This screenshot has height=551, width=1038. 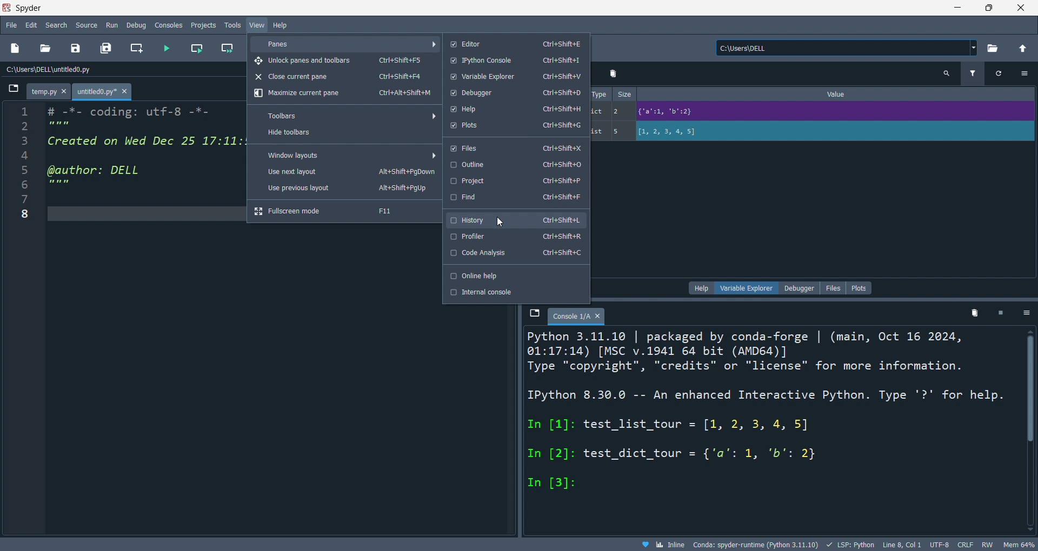 I want to click on list, so click(x=598, y=132).